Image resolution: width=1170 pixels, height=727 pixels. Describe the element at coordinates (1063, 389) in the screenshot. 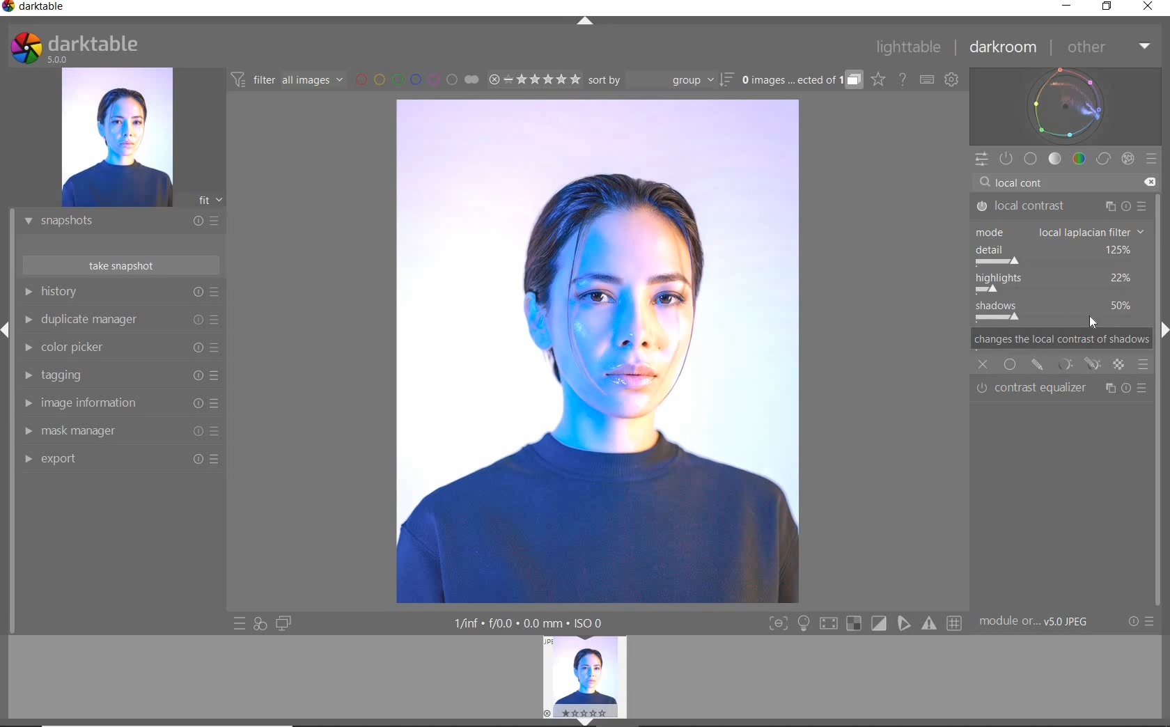

I see `contrast equalizer` at that location.